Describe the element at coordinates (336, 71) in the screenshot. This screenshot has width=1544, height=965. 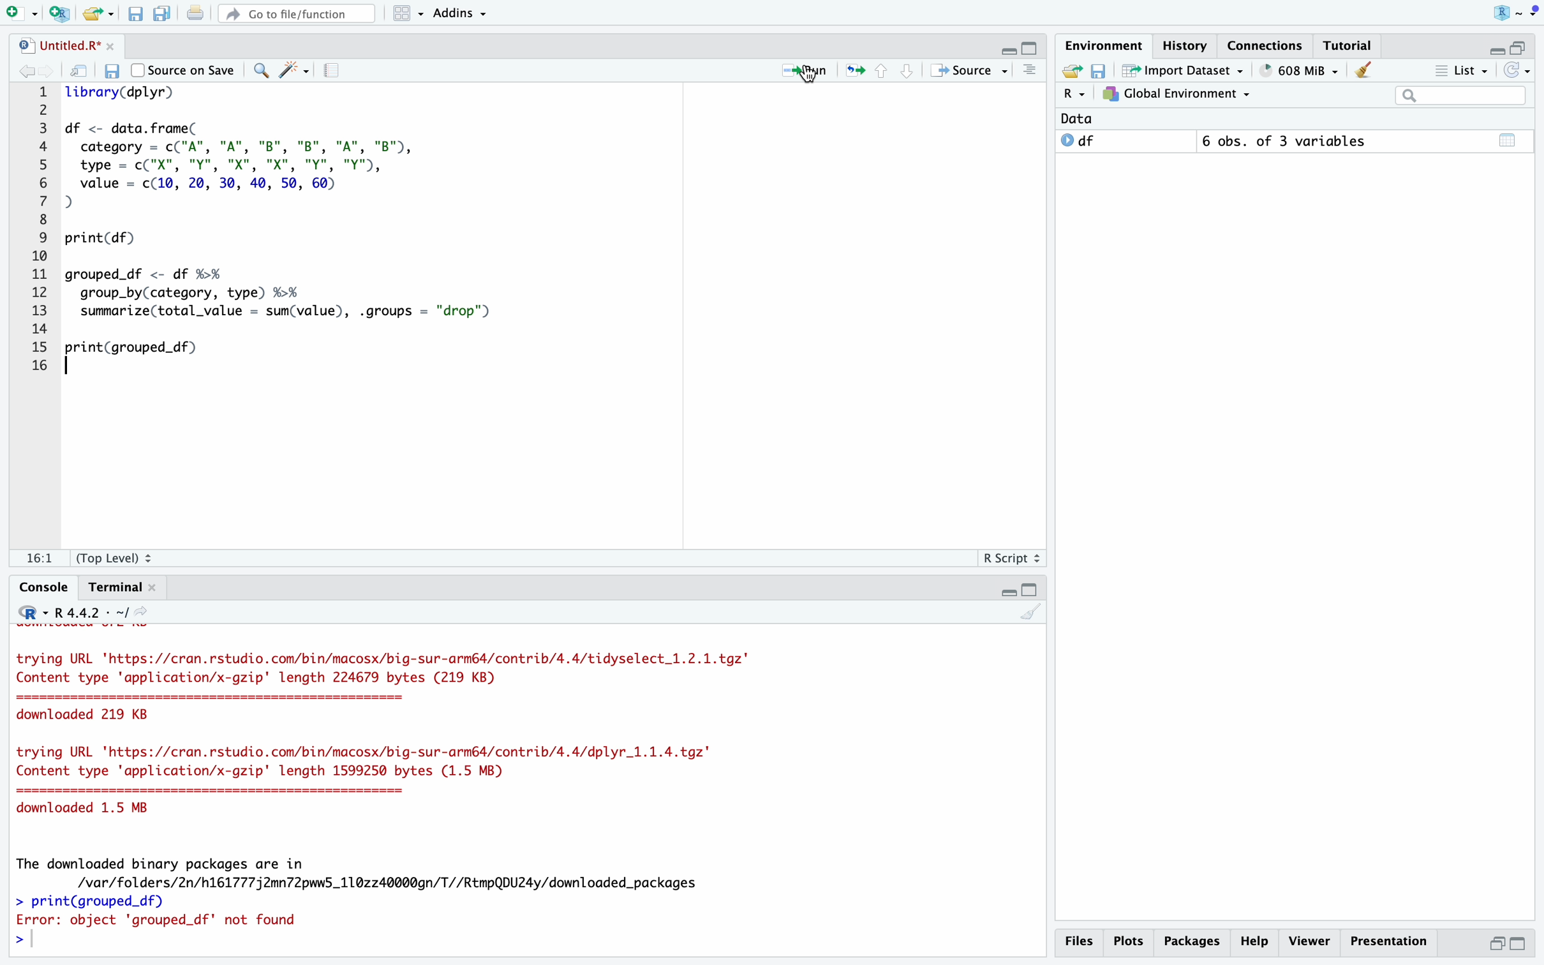
I see `Guidelines` at that location.